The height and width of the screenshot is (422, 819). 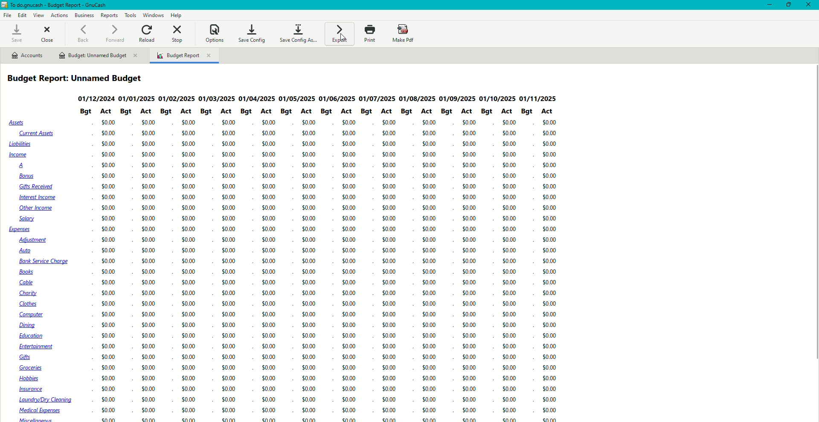 What do you see at coordinates (107, 122) in the screenshot?
I see `0.00` at bounding box center [107, 122].